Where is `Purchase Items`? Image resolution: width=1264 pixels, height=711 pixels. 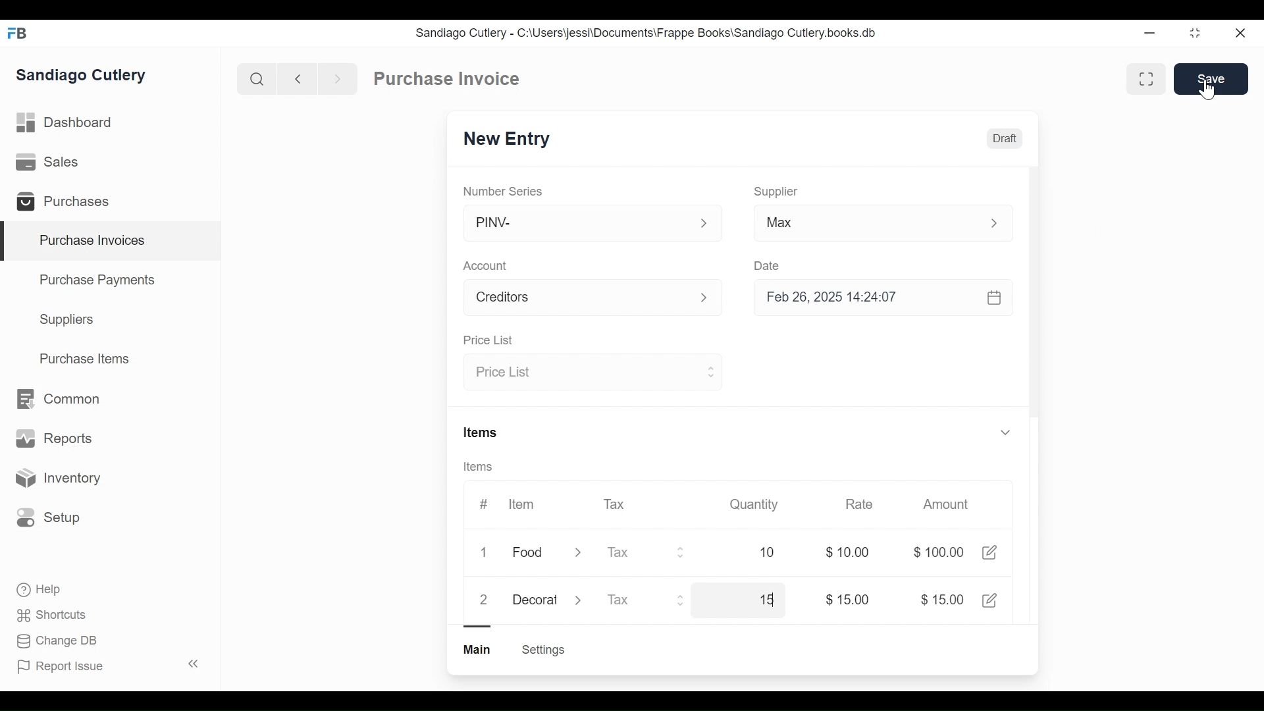
Purchase Items is located at coordinates (85, 360).